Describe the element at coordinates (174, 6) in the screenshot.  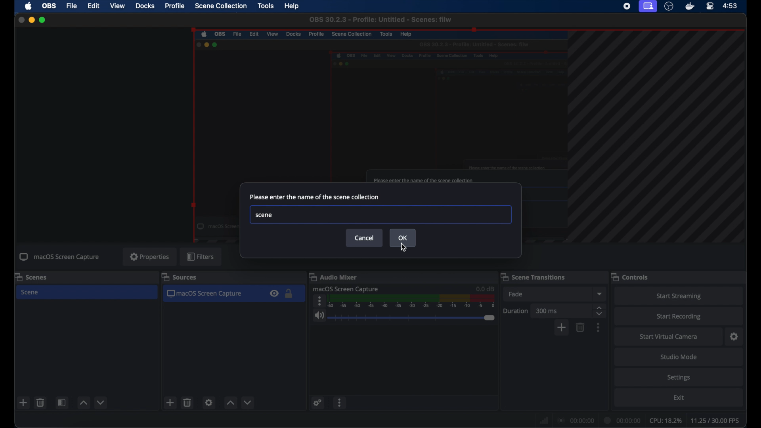
I see `profile` at that location.